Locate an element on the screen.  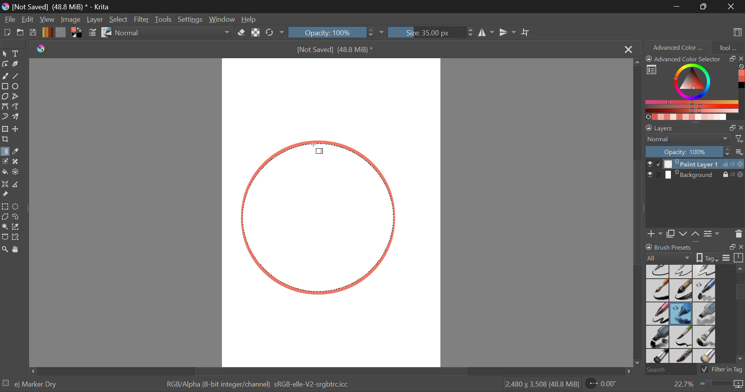
Zoom 22.7% is located at coordinates (705, 384).